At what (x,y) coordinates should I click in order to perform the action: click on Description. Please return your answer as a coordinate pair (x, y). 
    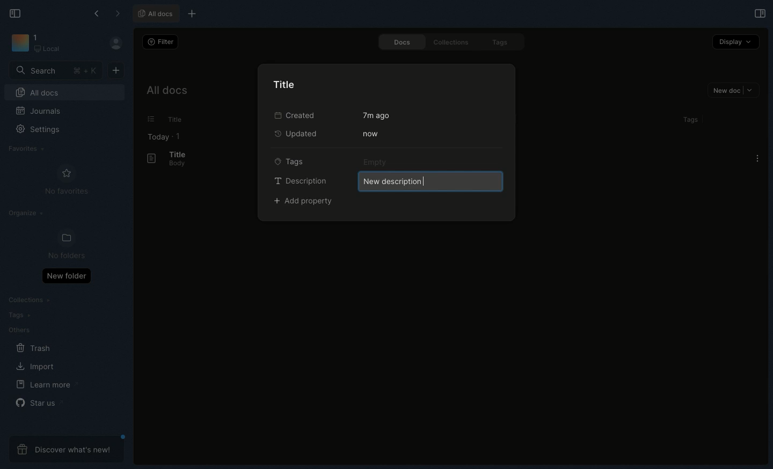
    Looking at the image, I should click on (301, 180).